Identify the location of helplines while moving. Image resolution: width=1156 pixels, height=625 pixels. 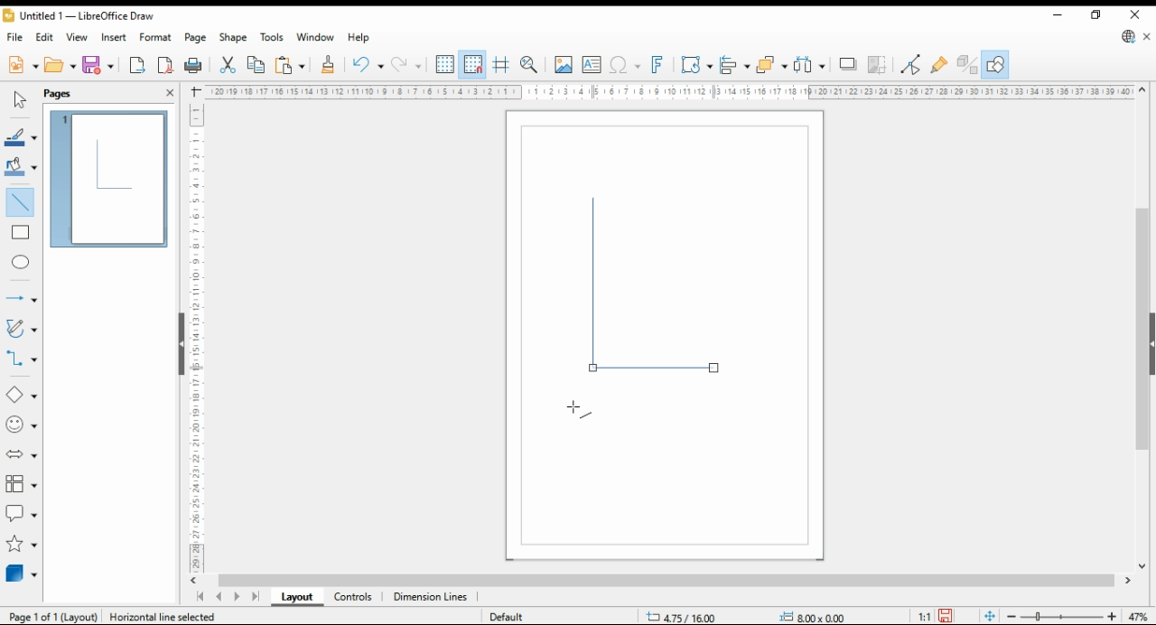
(500, 65).